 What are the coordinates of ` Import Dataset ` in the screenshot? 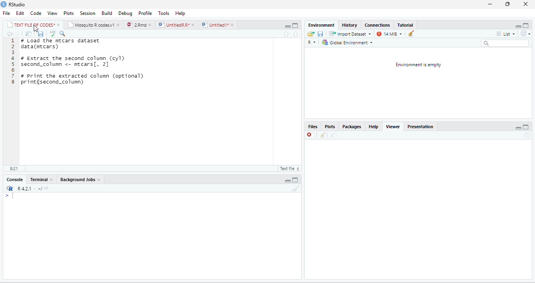 It's located at (350, 34).